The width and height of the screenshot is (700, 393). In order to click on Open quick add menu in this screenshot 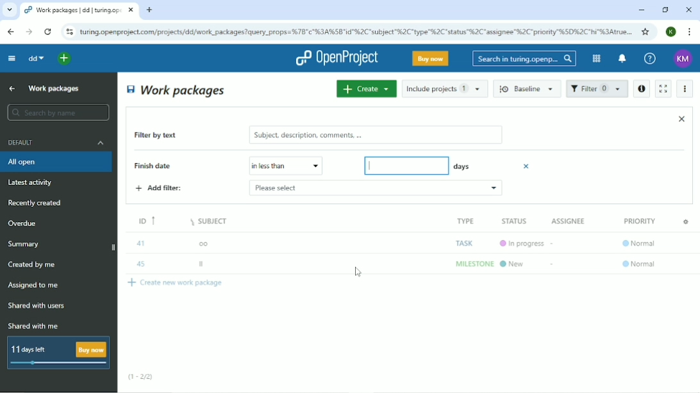, I will do `click(65, 58)`.